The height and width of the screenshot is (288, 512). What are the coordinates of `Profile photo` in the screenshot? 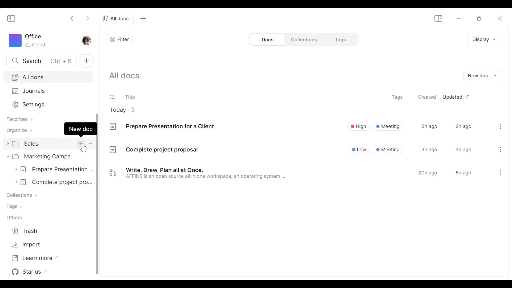 It's located at (88, 40).